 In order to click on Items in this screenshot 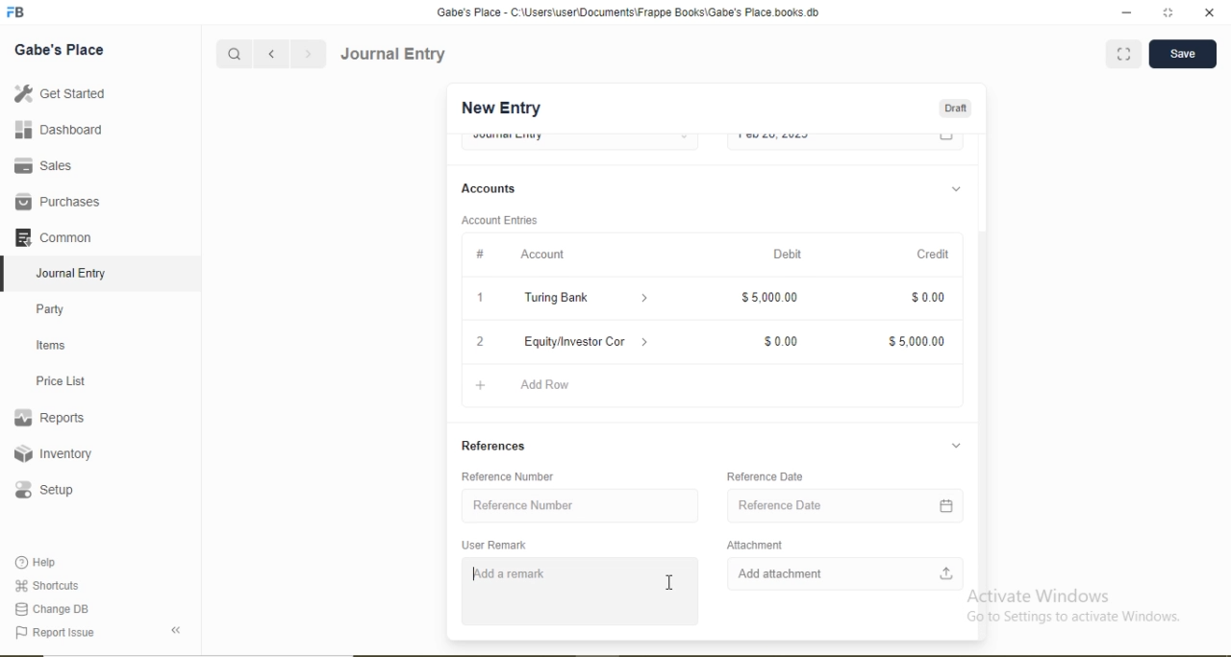, I will do `click(51, 345)`.